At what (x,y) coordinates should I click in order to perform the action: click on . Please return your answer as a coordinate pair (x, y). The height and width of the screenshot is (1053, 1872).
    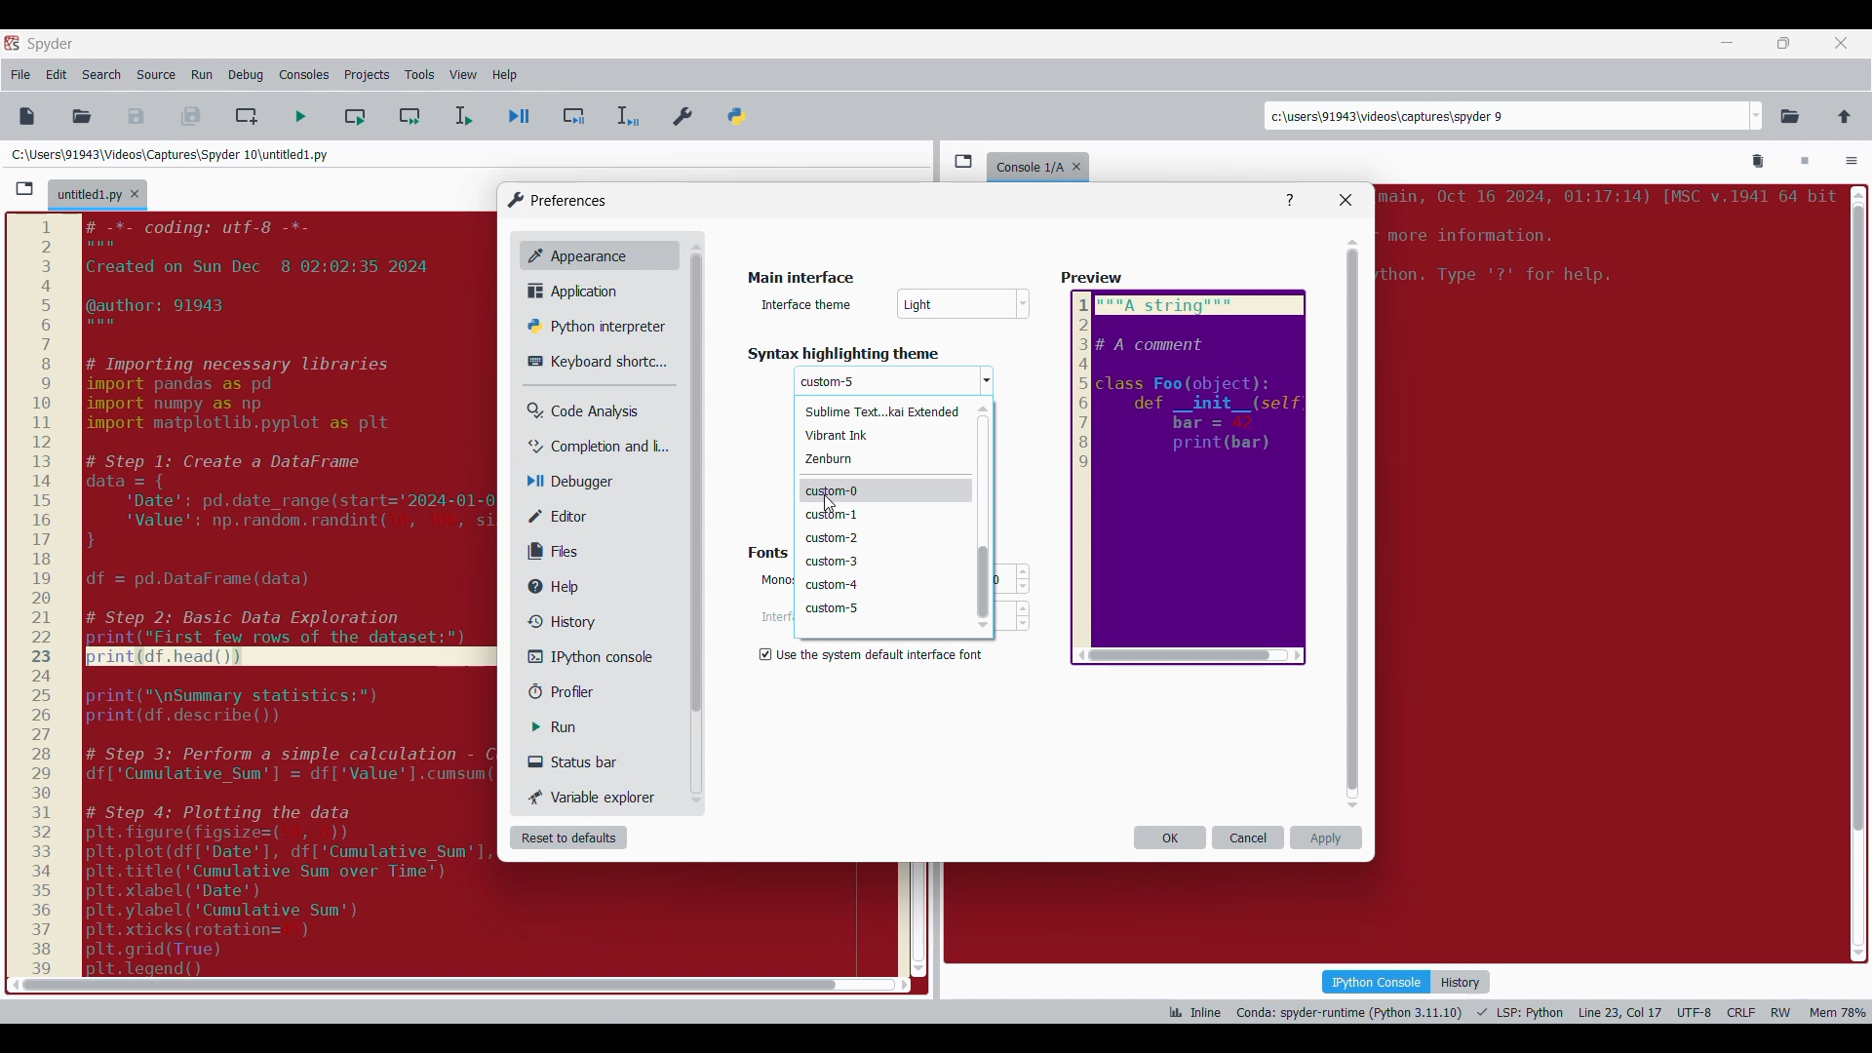
    Looking at the image, I should click on (773, 579).